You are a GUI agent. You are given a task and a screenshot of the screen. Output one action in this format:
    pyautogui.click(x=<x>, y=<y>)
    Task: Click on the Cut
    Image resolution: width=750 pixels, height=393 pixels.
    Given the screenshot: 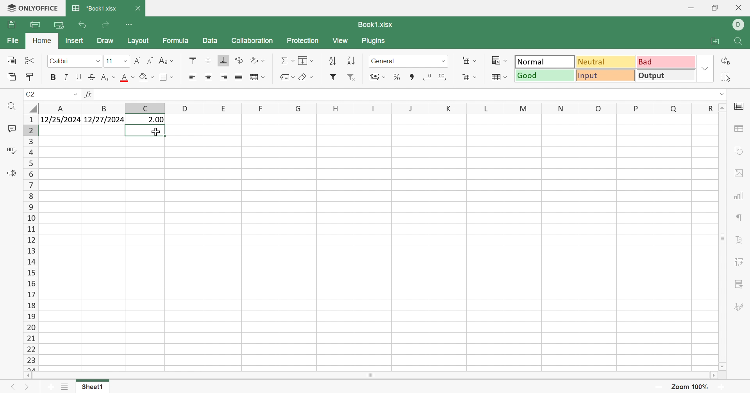 What is the action you would take?
    pyautogui.click(x=31, y=61)
    